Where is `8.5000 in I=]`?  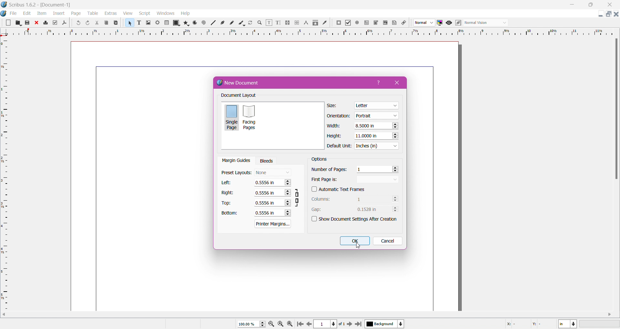 8.5000 in I=] is located at coordinates (377, 125).